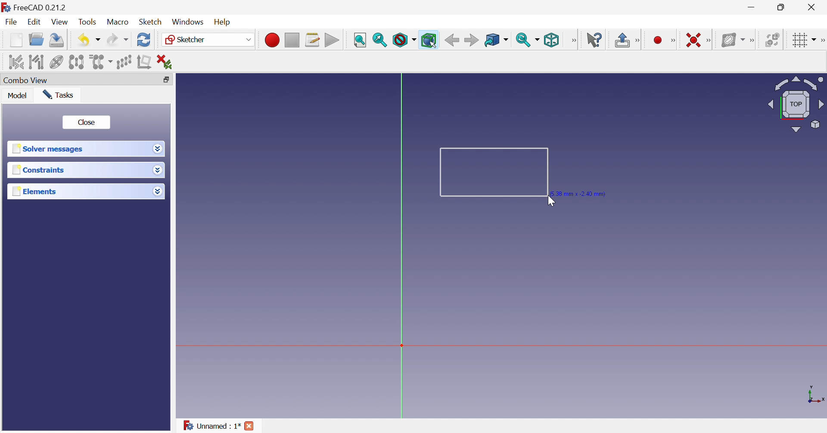  What do you see at coordinates (168, 80) in the screenshot?
I see `Restore down` at bounding box center [168, 80].